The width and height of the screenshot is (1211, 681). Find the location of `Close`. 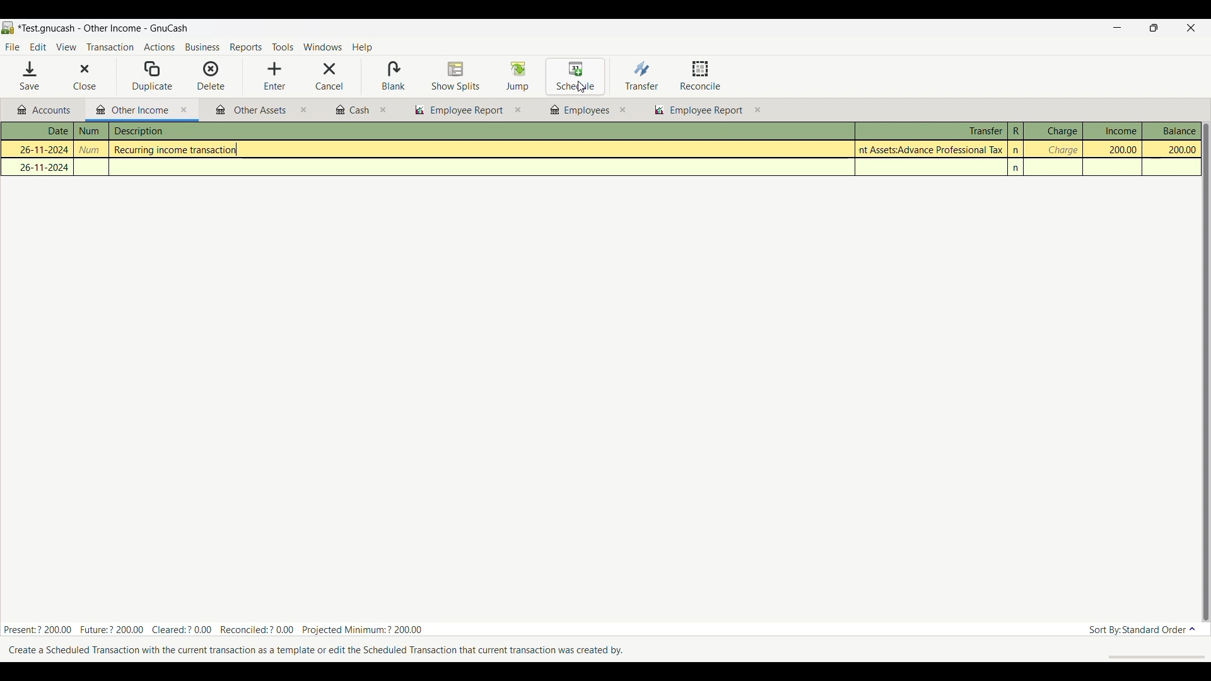

Close is located at coordinates (76, 77).